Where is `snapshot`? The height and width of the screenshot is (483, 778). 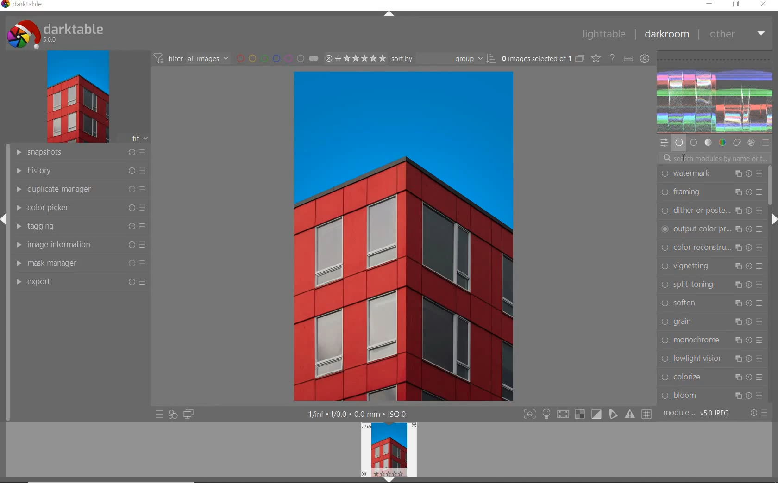
snapshot is located at coordinates (81, 153).